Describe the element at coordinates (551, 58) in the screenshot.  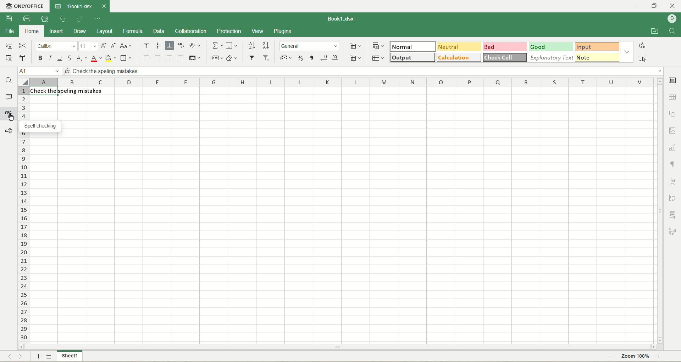
I see `explanatory text` at that location.